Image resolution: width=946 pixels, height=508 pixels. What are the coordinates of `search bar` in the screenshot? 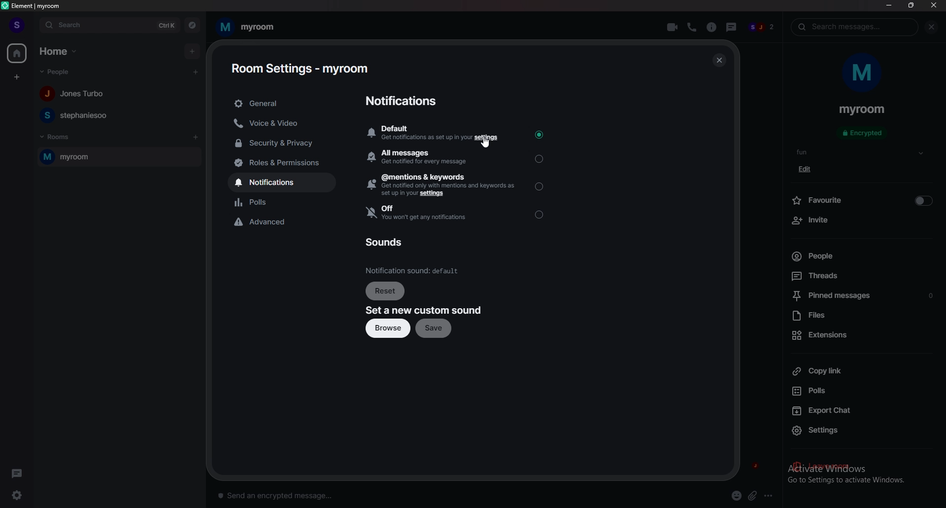 It's located at (110, 25).